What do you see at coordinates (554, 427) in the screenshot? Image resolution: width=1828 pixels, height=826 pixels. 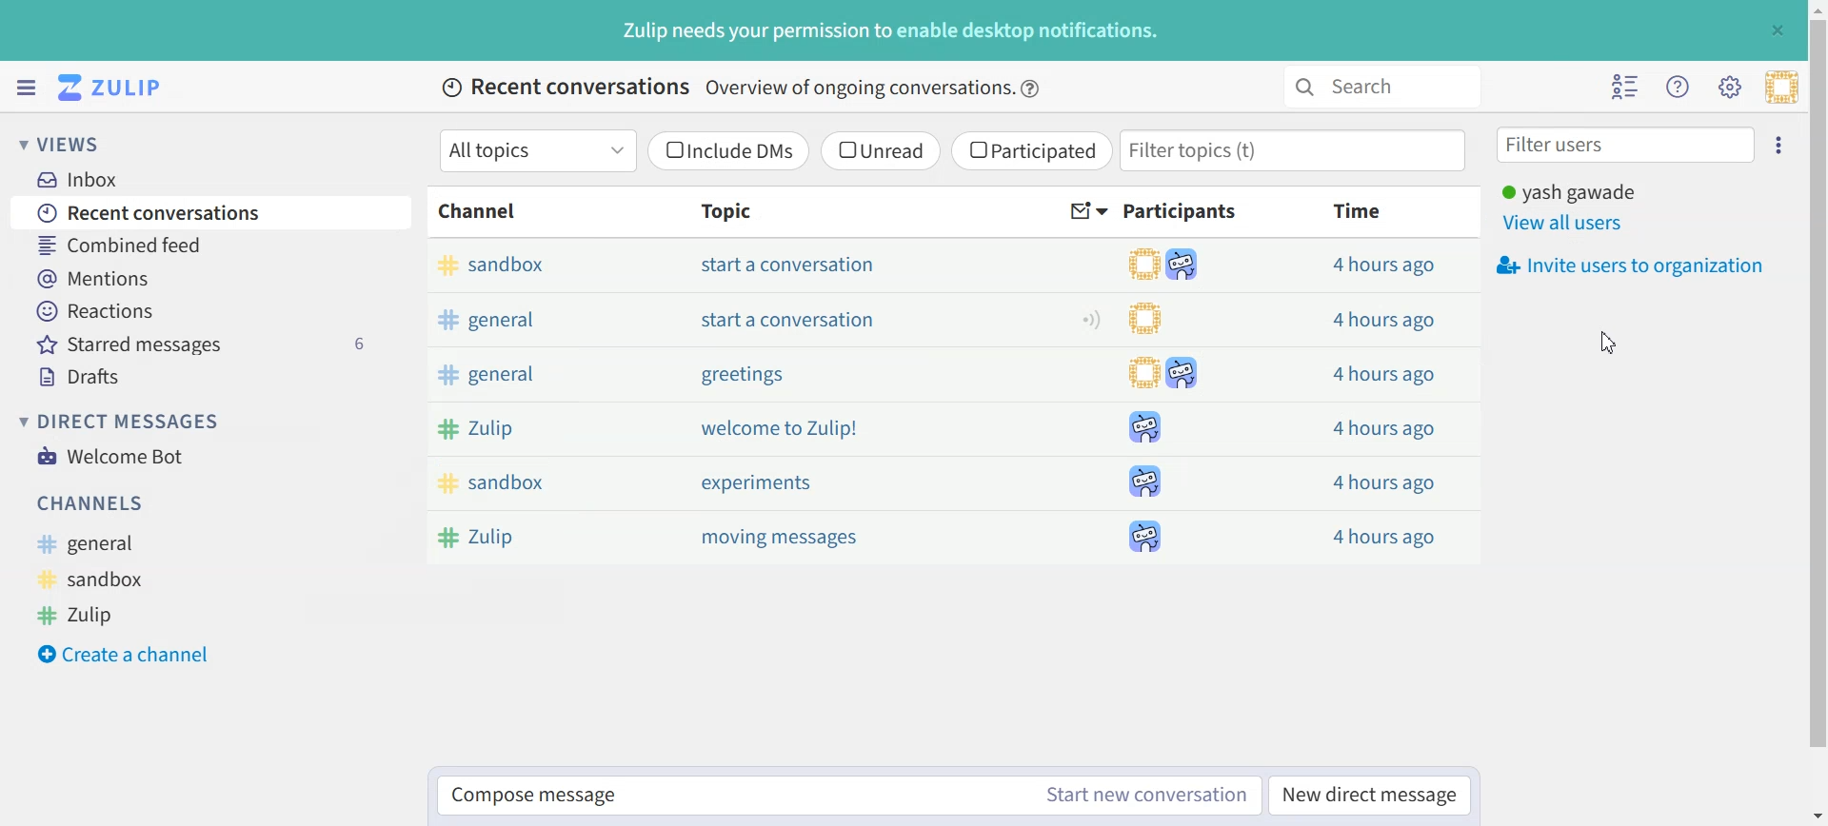 I see `#Zulip` at bounding box center [554, 427].